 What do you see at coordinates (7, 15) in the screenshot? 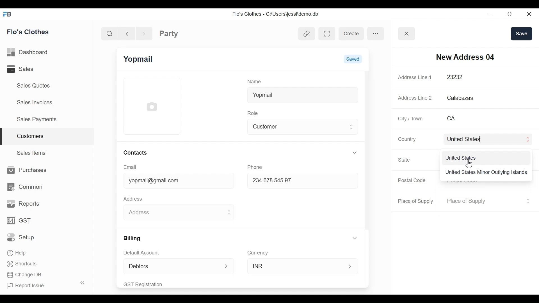
I see `Frappe Books Desktop Icon` at bounding box center [7, 15].